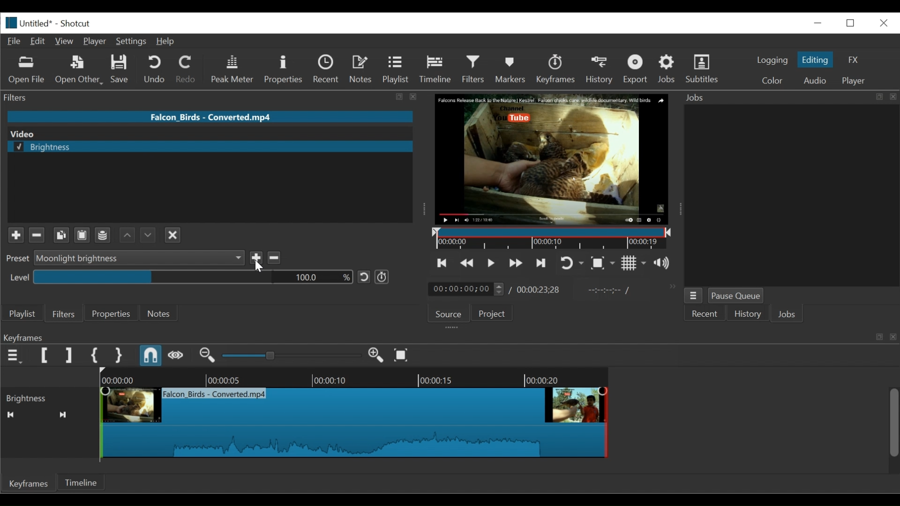 The height and width of the screenshot is (506, 900). What do you see at coordinates (550, 159) in the screenshot?
I see `Media Viewer` at bounding box center [550, 159].